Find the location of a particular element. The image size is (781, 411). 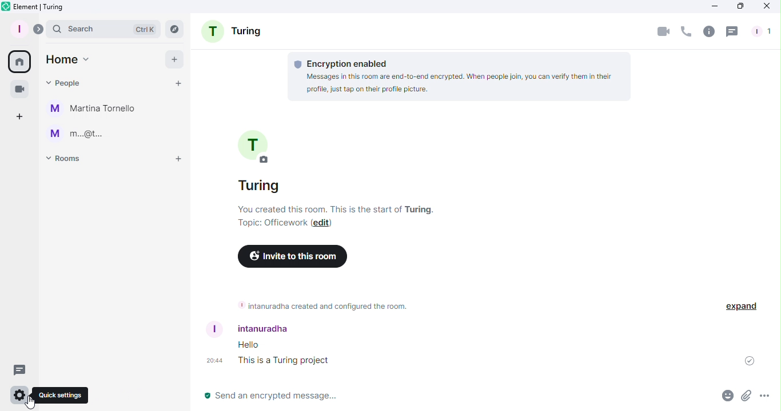

Expand is located at coordinates (38, 27).